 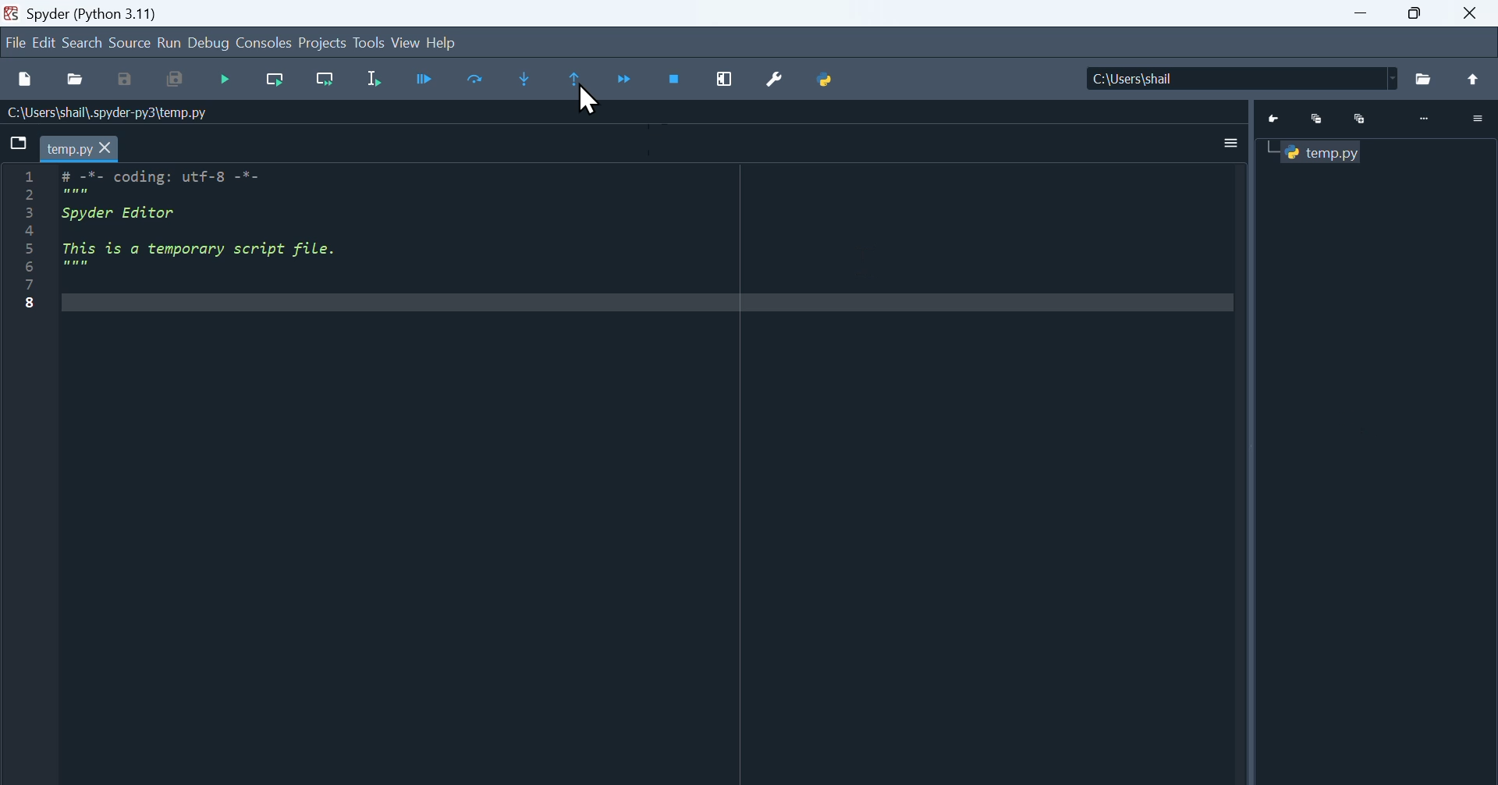 I want to click on Save all, so click(x=174, y=79).